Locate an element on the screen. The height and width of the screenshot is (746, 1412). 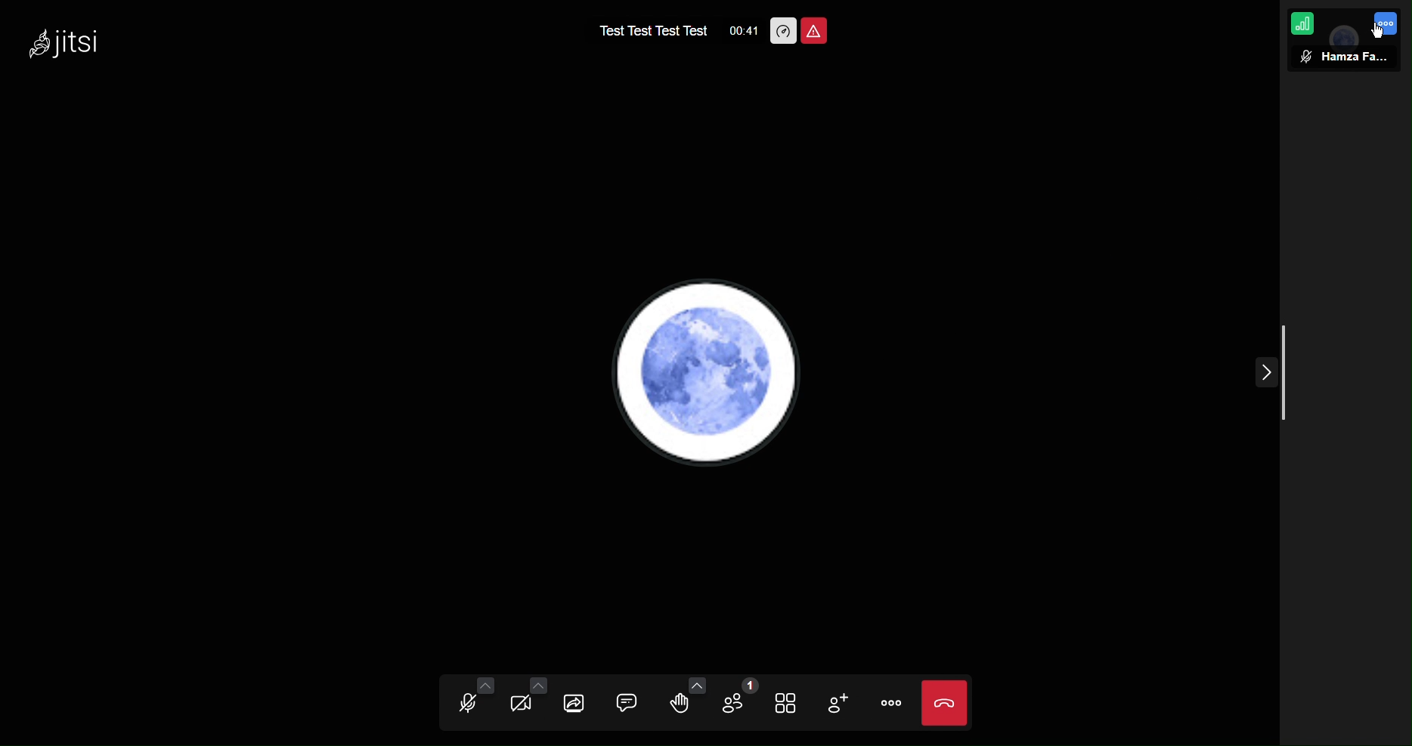
Tile View is located at coordinates (786, 701).